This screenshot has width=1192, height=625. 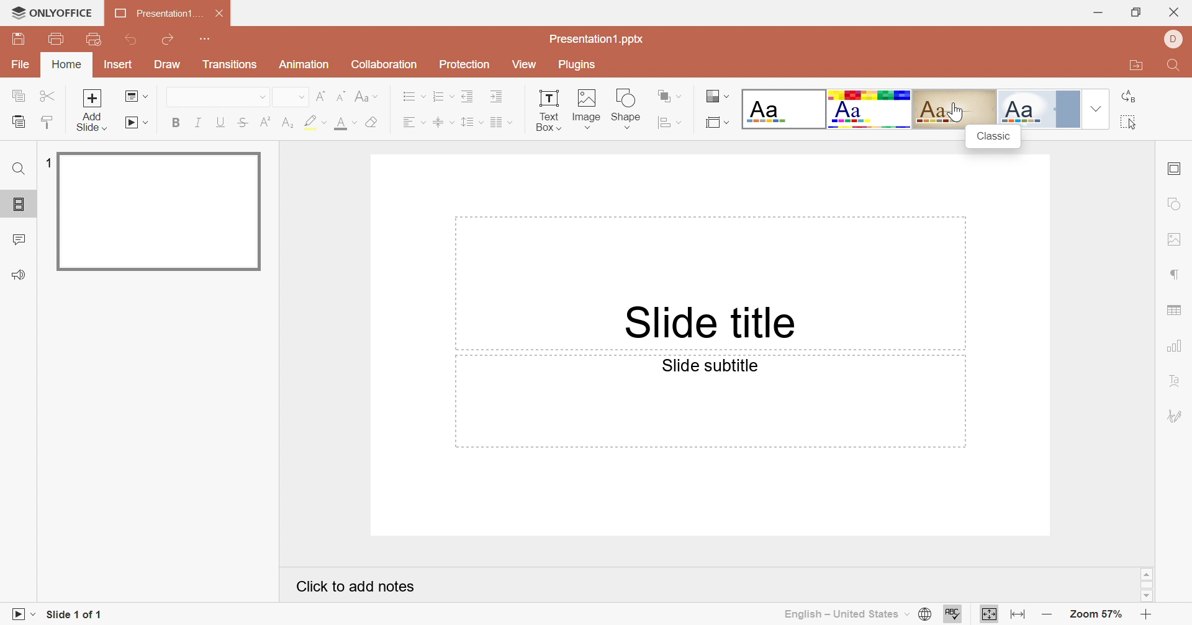 I want to click on Check spelling, so click(x=954, y=614).